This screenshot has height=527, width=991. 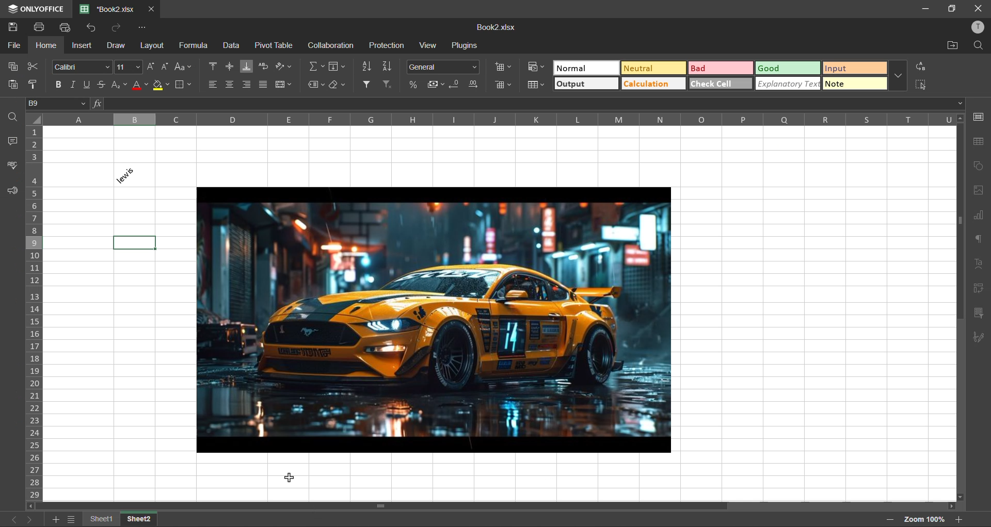 What do you see at coordinates (214, 65) in the screenshot?
I see `align top` at bounding box center [214, 65].